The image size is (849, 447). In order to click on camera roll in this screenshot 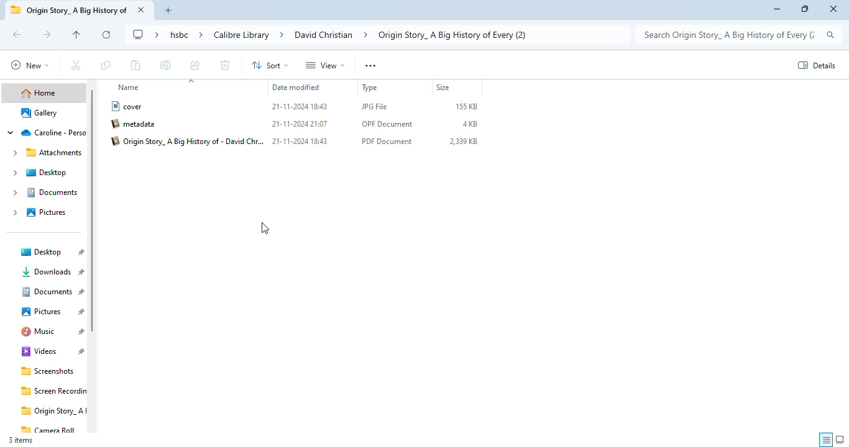, I will do `click(49, 430)`.